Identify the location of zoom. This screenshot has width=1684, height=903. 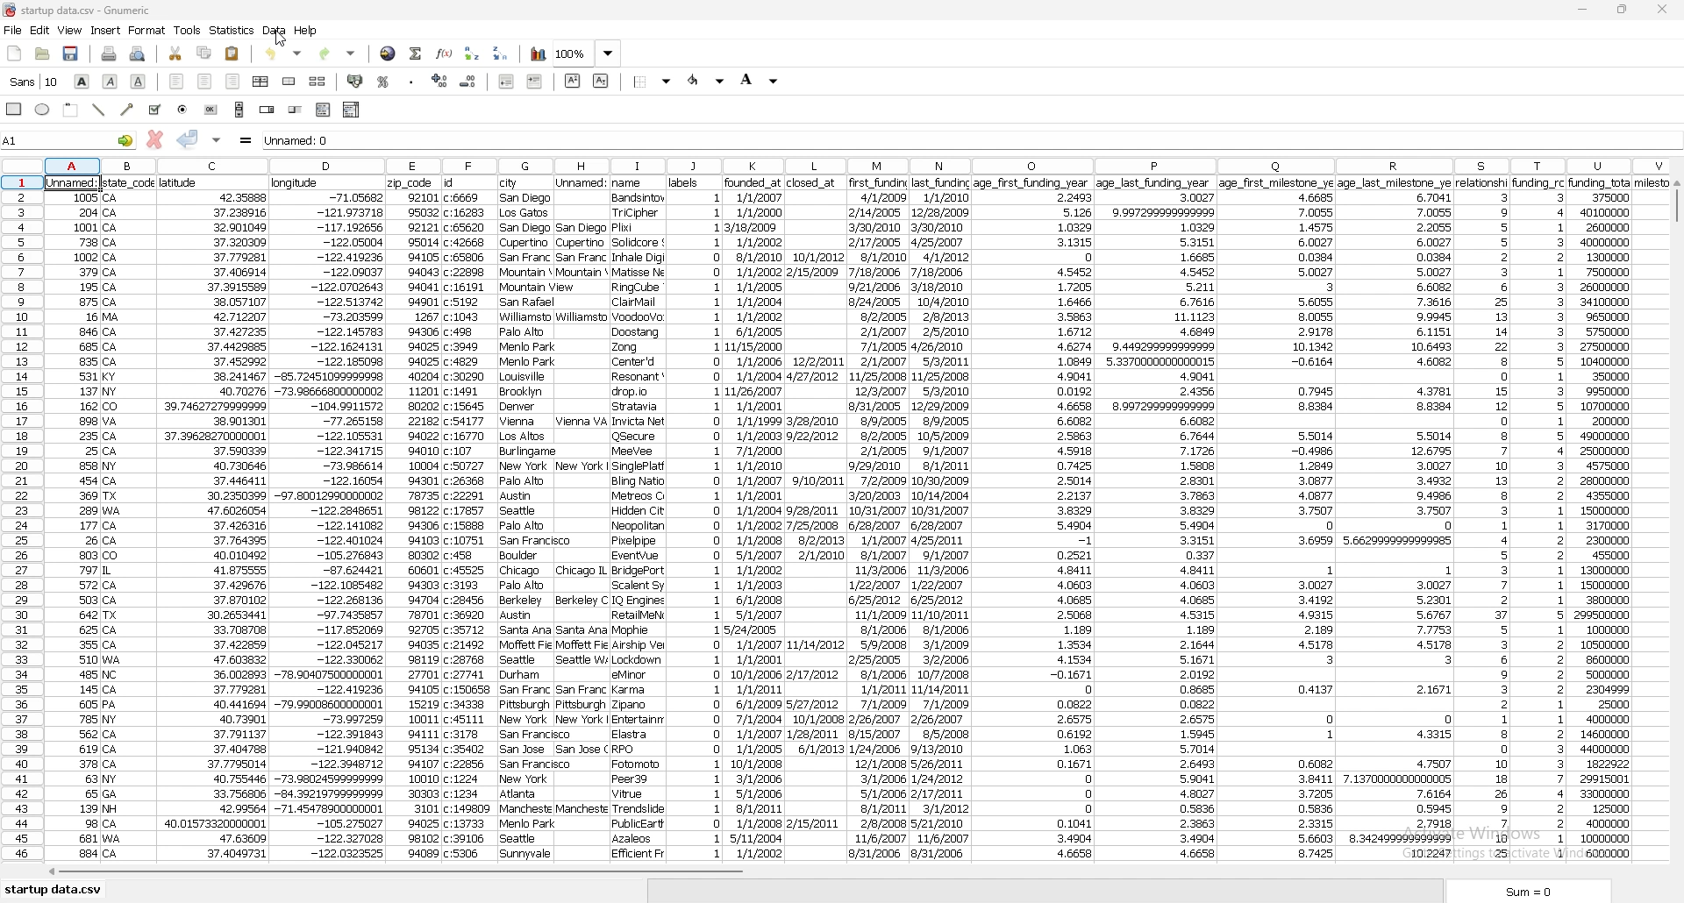
(589, 54).